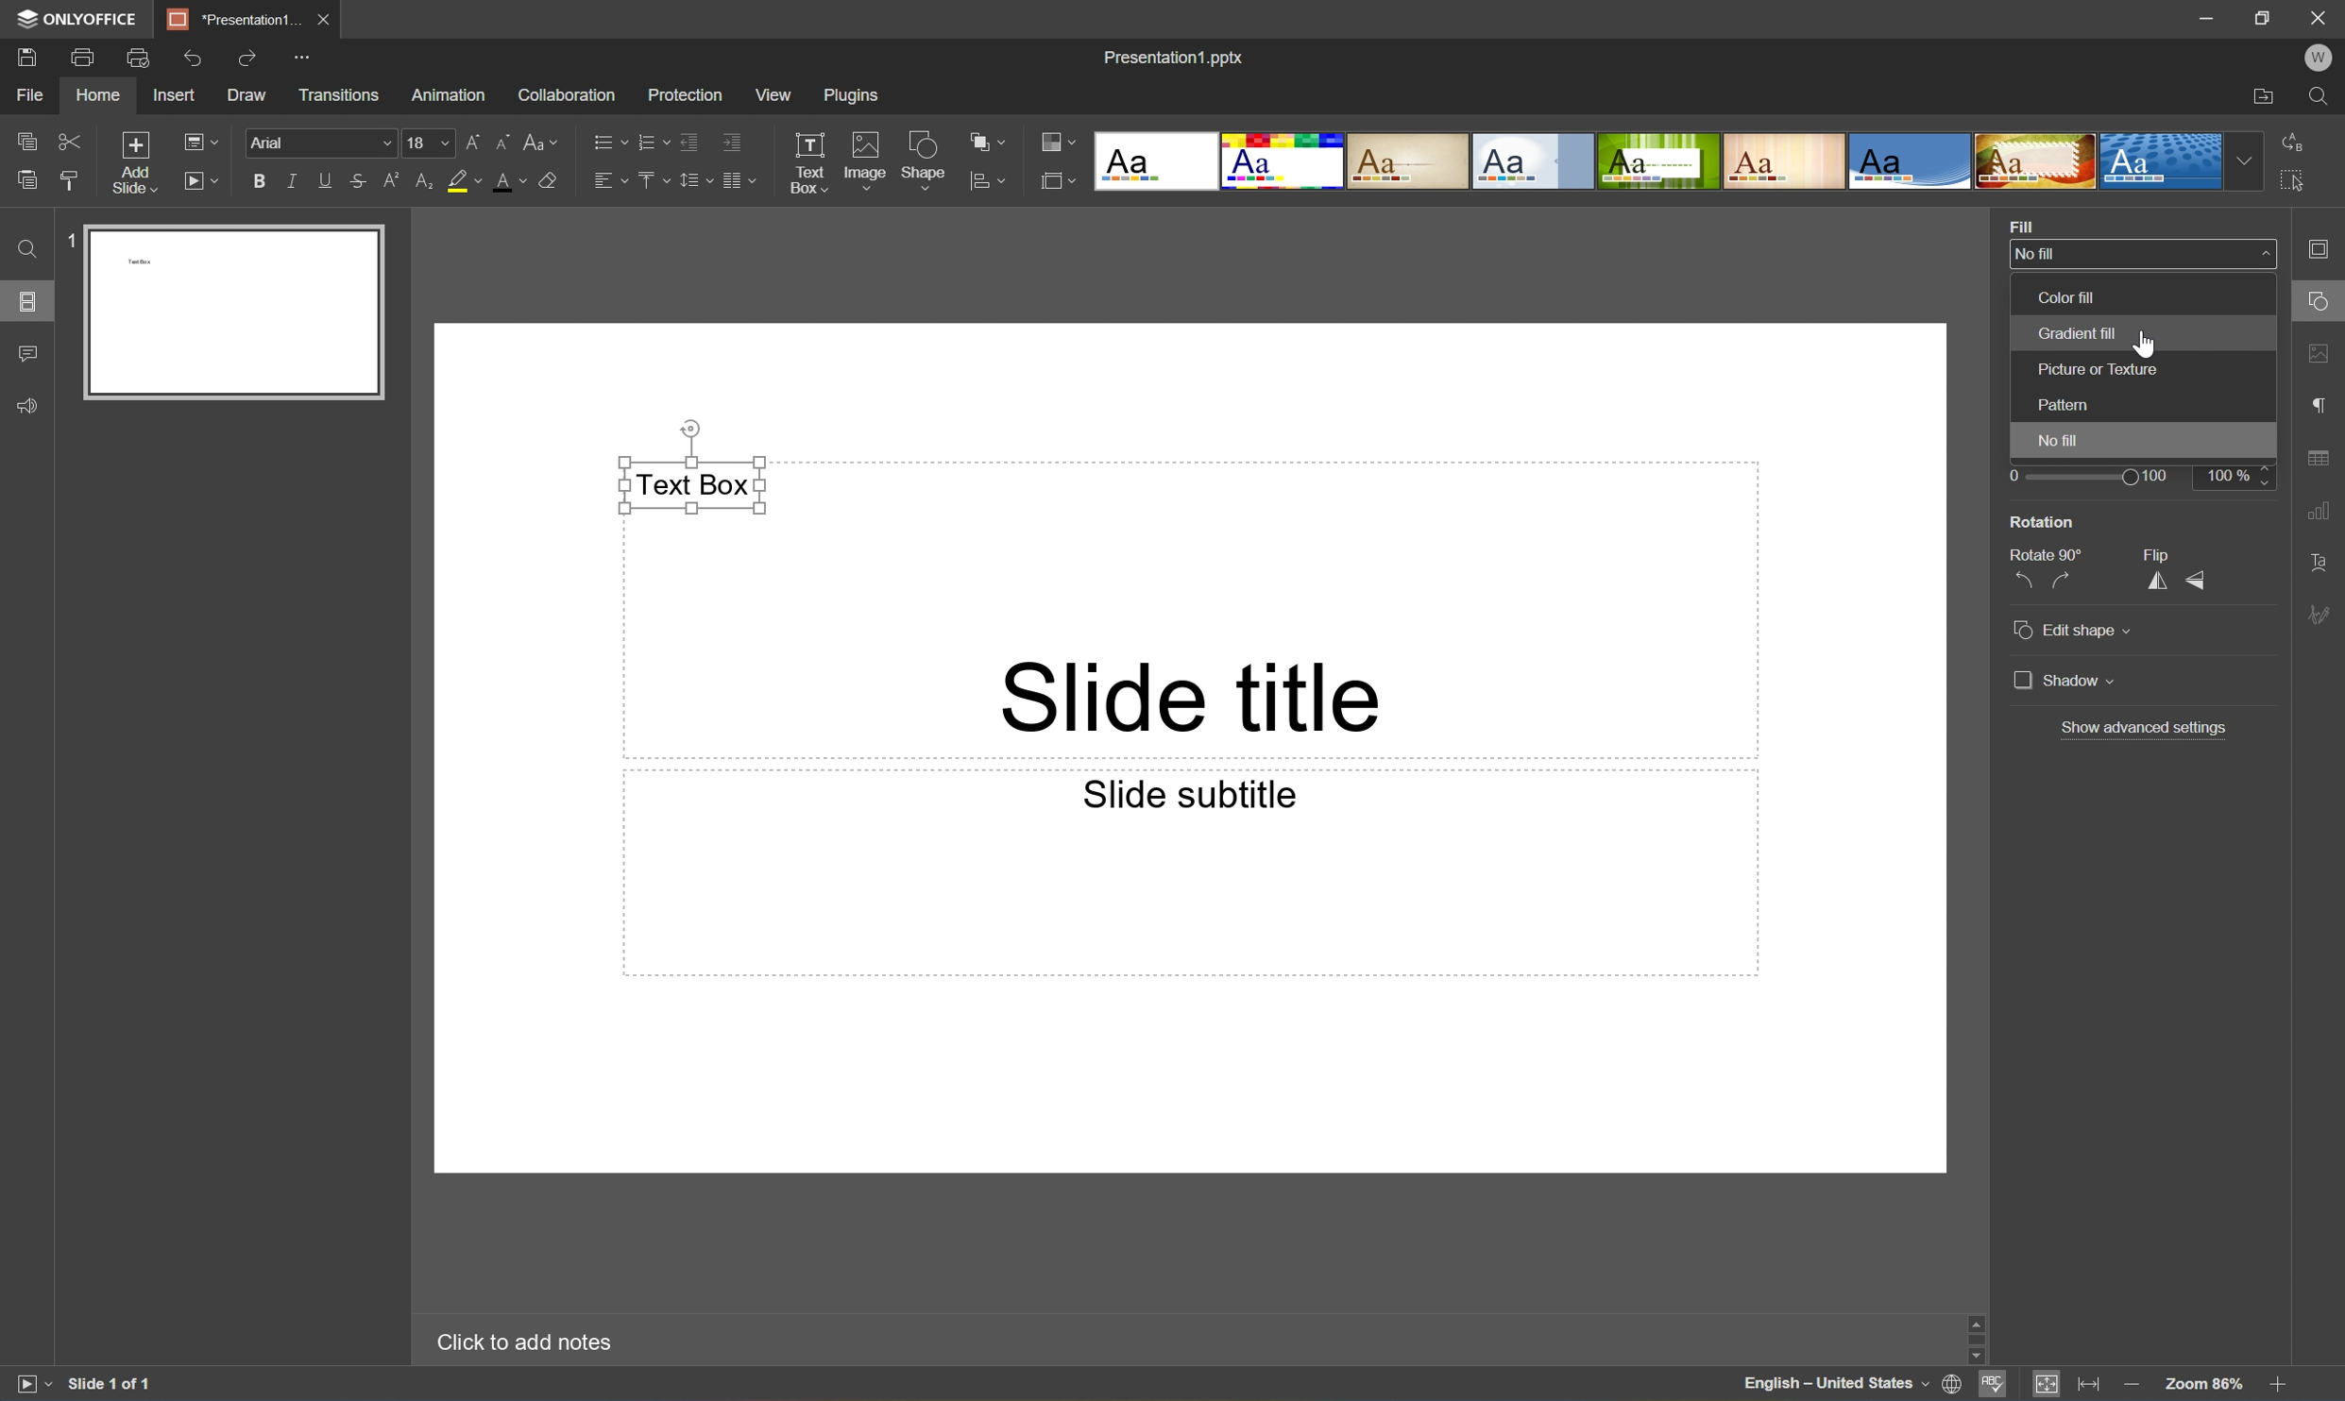 The height and width of the screenshot is (1401, 2345). I want to click on Save, so click(25, 58).